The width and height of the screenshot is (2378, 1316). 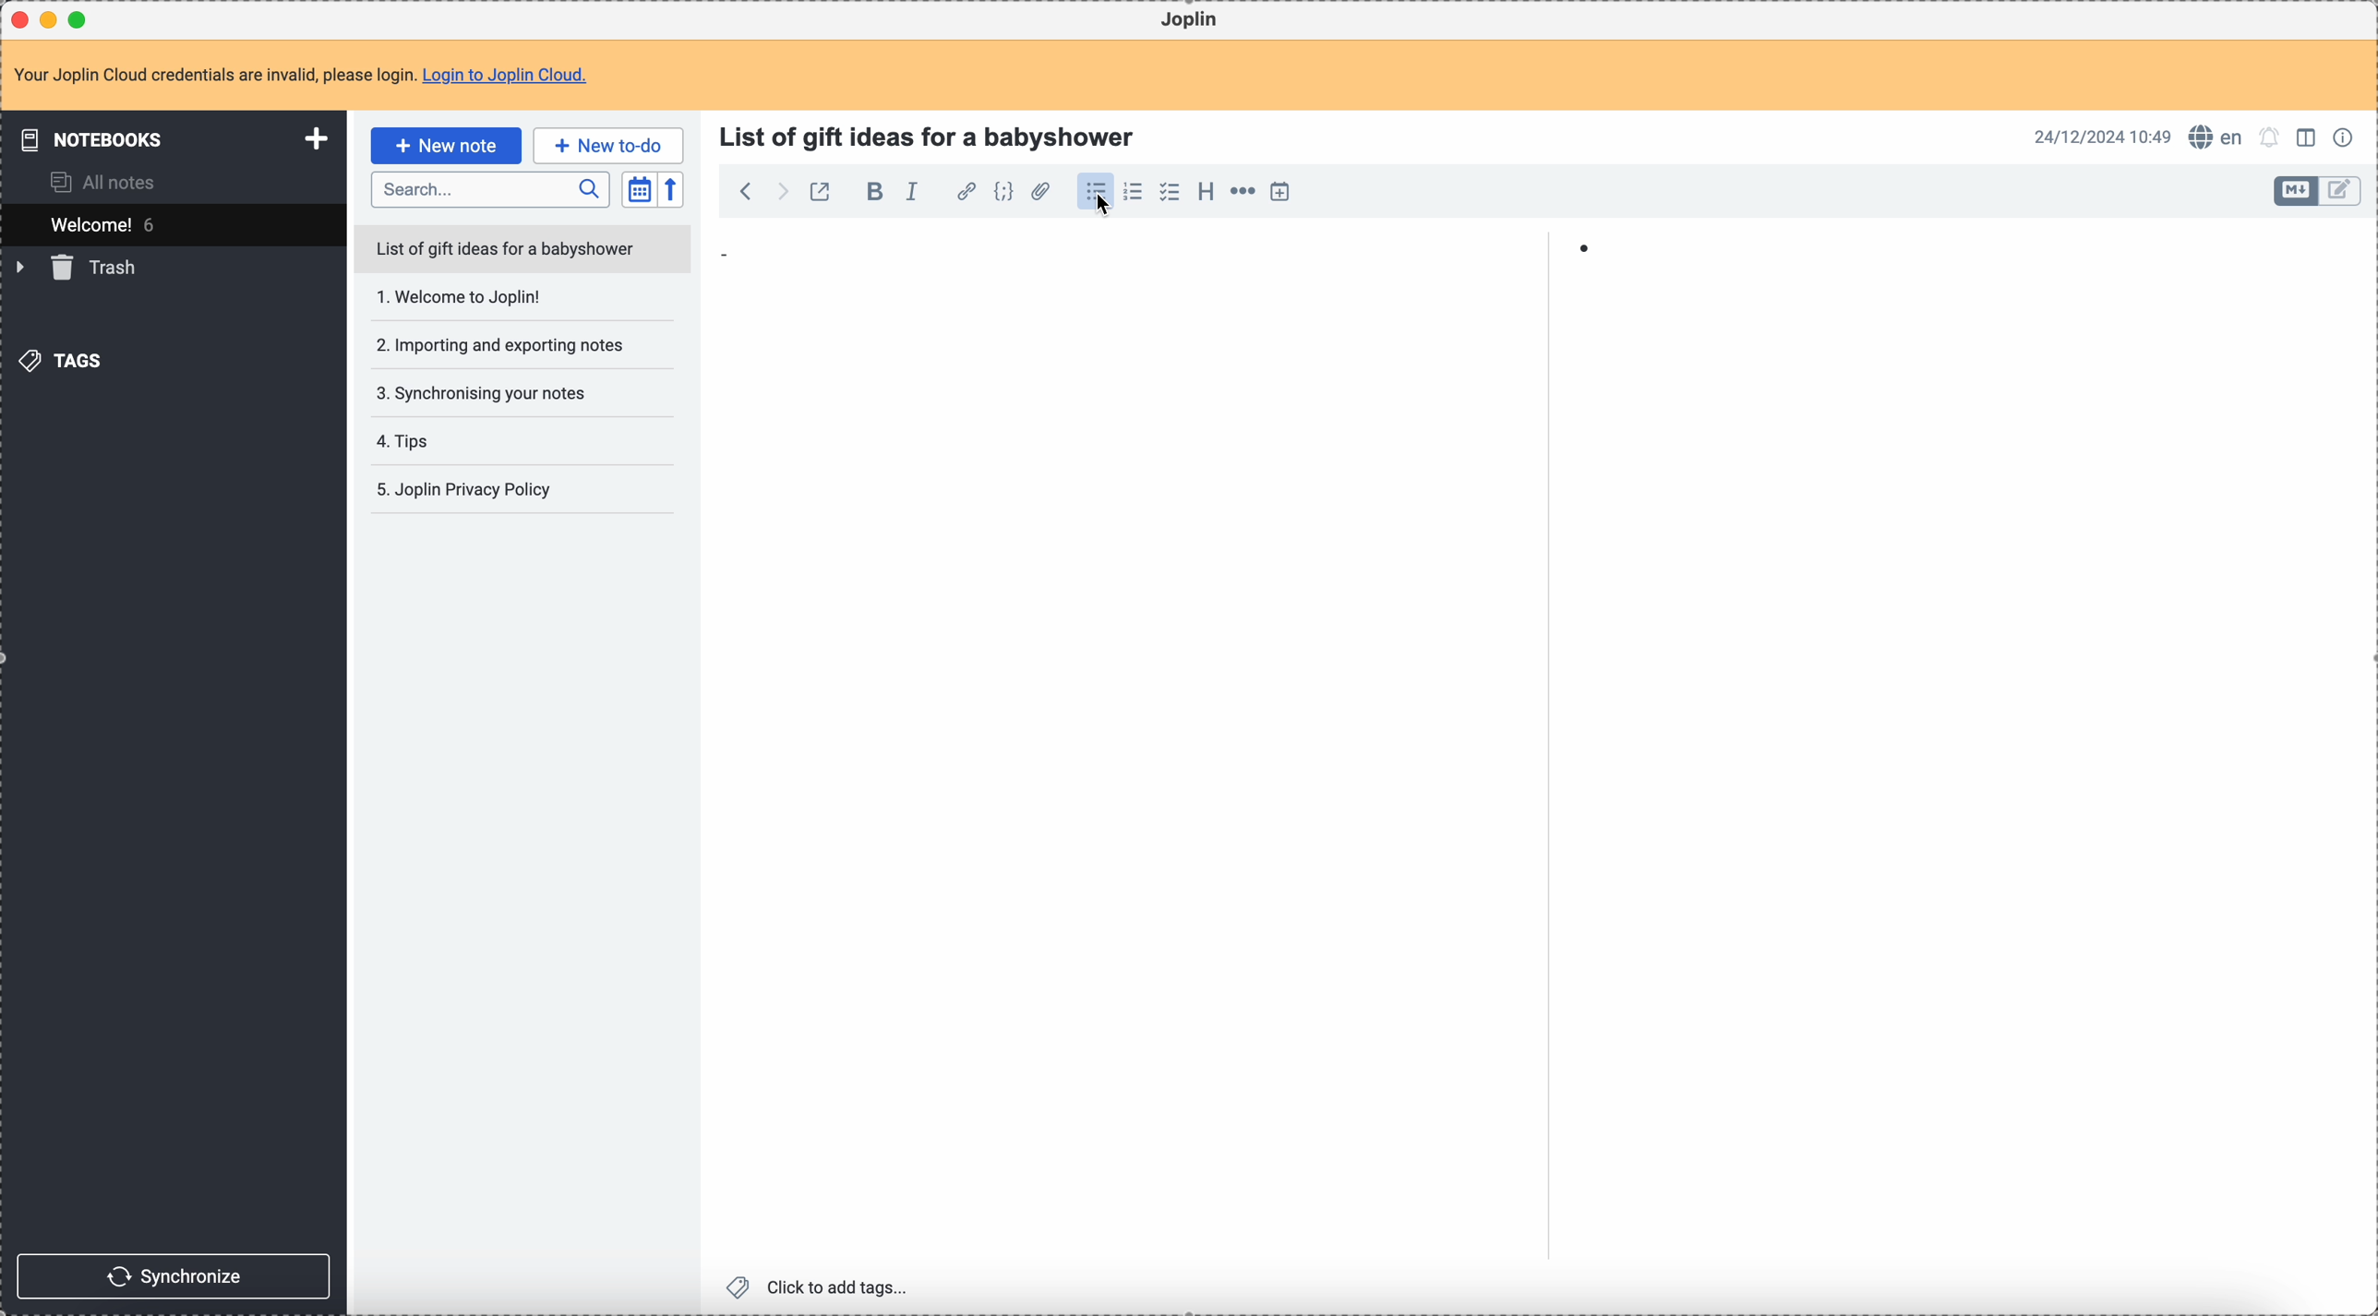 What do you see at coordinates (608, 144) in the screenshot?
I see `new to-do` at bounding box center [608, 144].